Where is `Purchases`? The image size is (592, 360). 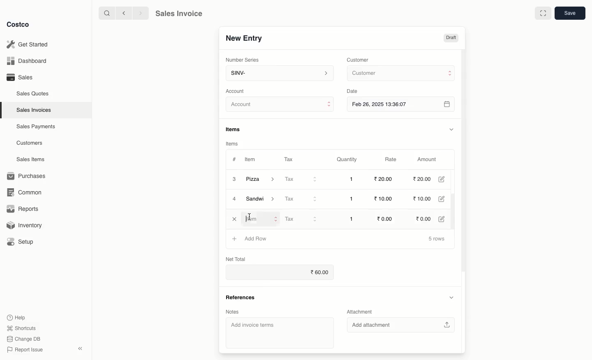 Purchases is located at coordinates (28, 176).